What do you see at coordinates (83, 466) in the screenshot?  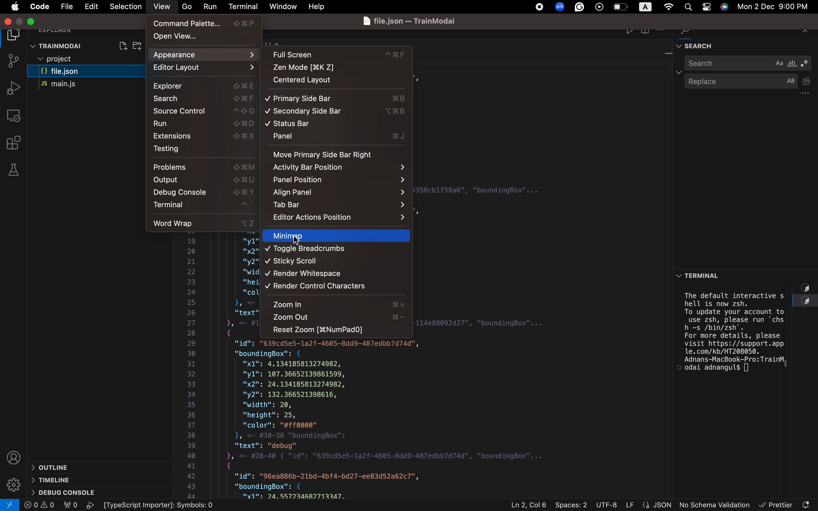 I see `outline` at bounding box center [83, 466].